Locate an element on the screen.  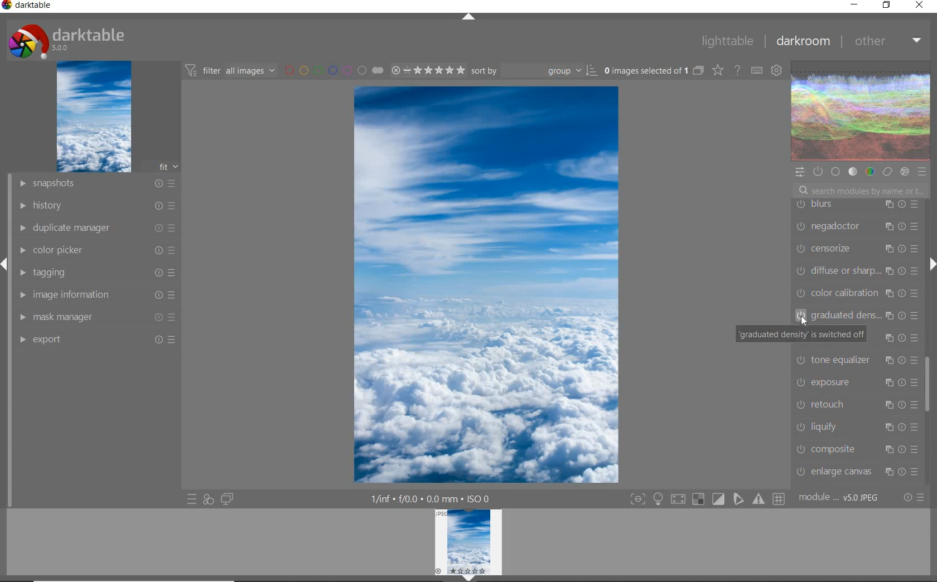
COLOR is located at coordinates (870, 172).